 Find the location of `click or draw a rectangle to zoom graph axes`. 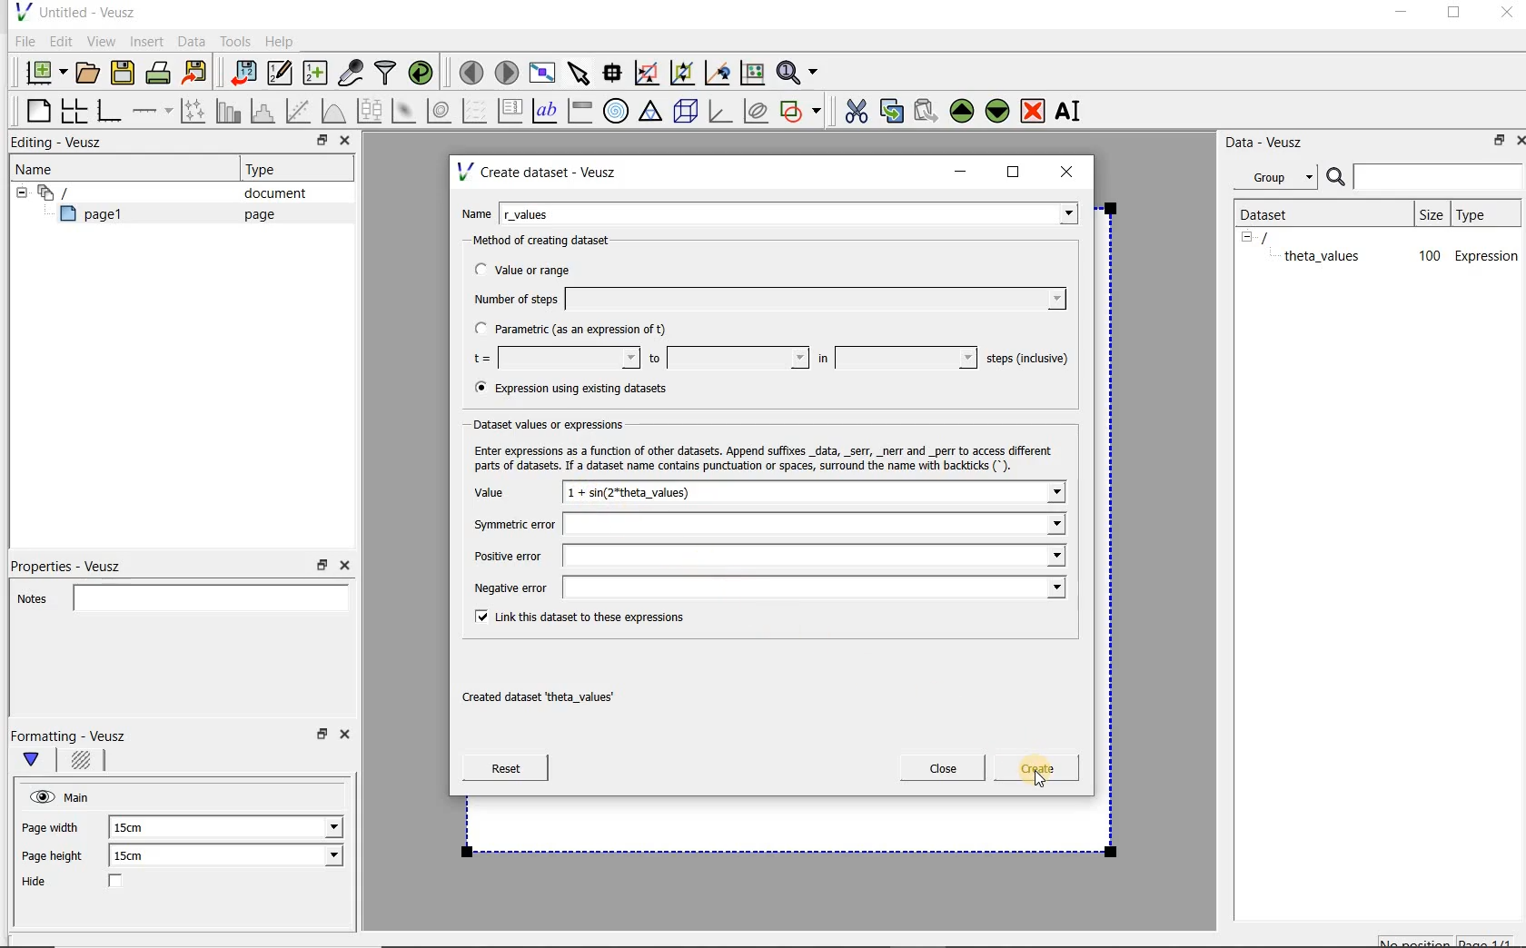

click or draw a rectangle to zoom graph axes is located at coordinates (650, 74).